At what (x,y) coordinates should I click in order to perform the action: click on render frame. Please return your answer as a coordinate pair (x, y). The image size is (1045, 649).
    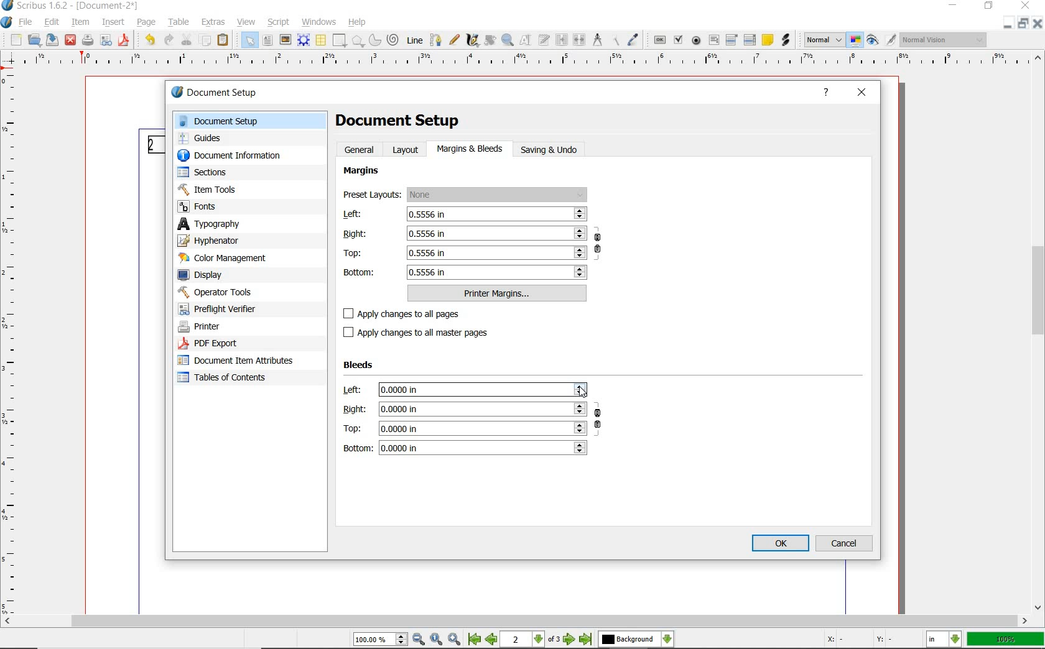
    Looking at the image, I should click on (304, 39).